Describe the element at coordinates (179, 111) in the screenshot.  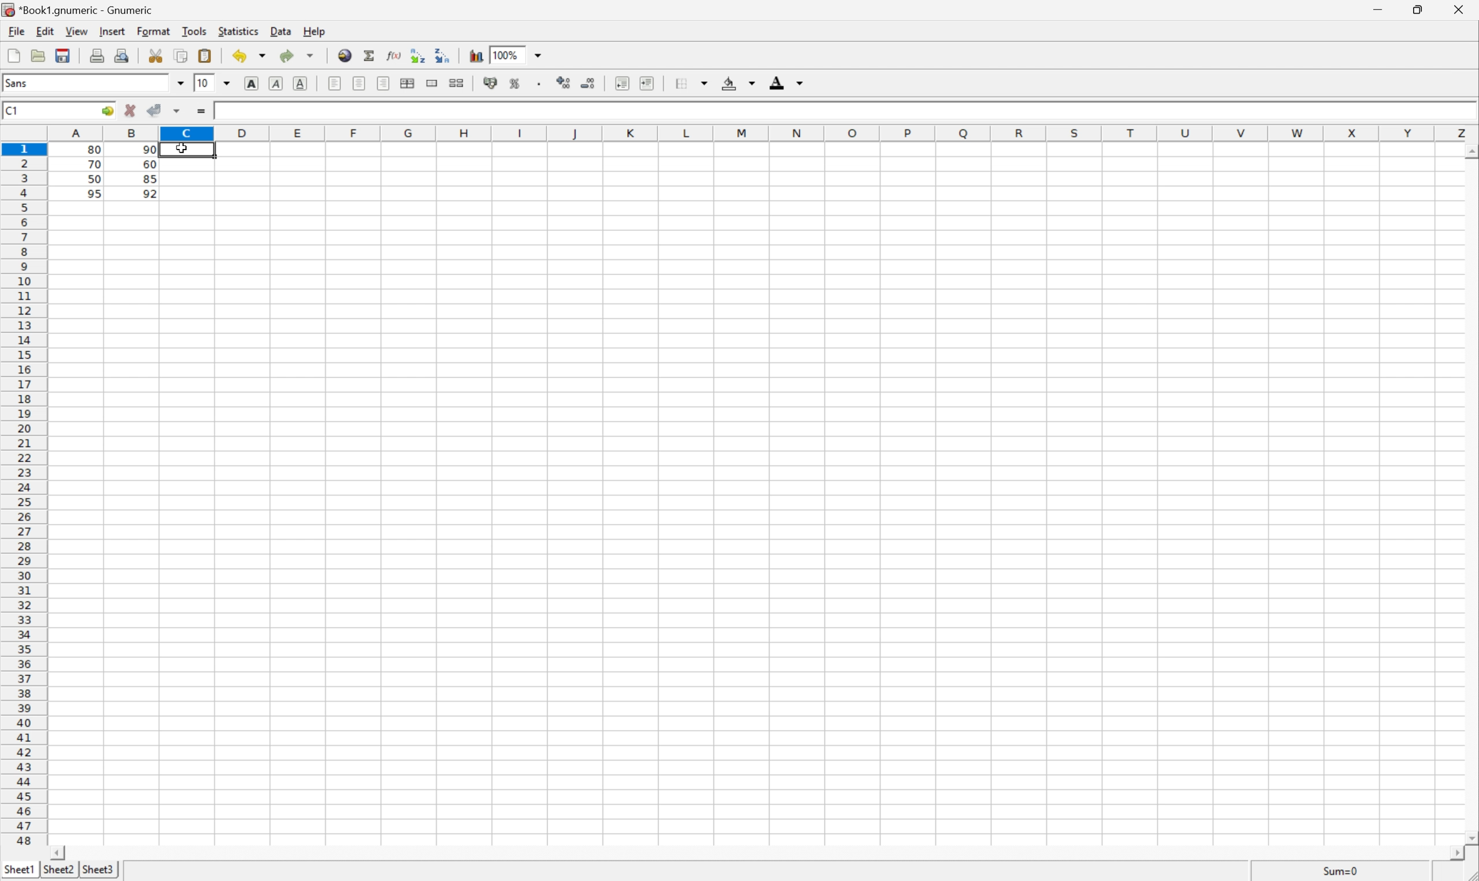
I see `Accept changes in multiple changes` at that location.